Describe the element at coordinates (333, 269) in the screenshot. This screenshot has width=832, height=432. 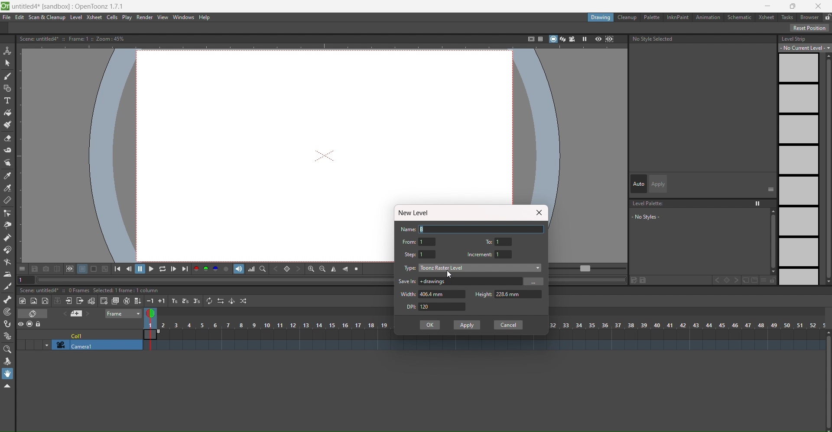
I see `` at that location.